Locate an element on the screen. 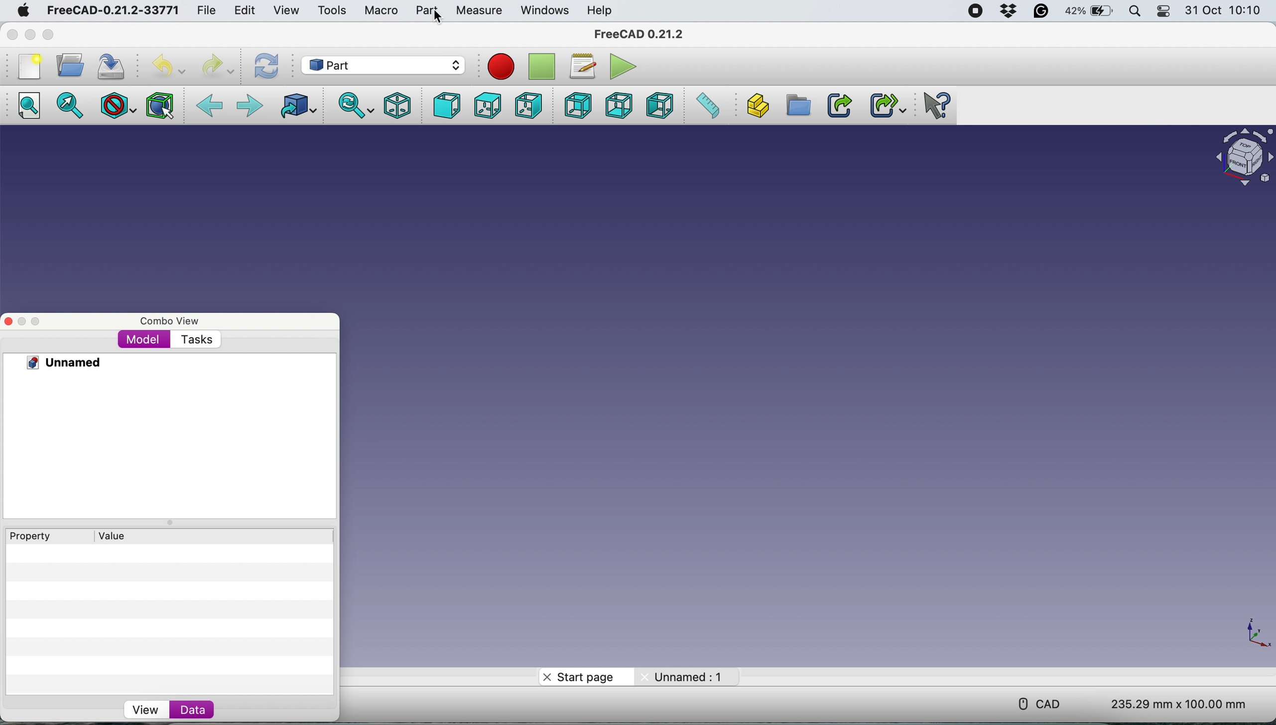  Unnamed is located at coordinates (55, 362).